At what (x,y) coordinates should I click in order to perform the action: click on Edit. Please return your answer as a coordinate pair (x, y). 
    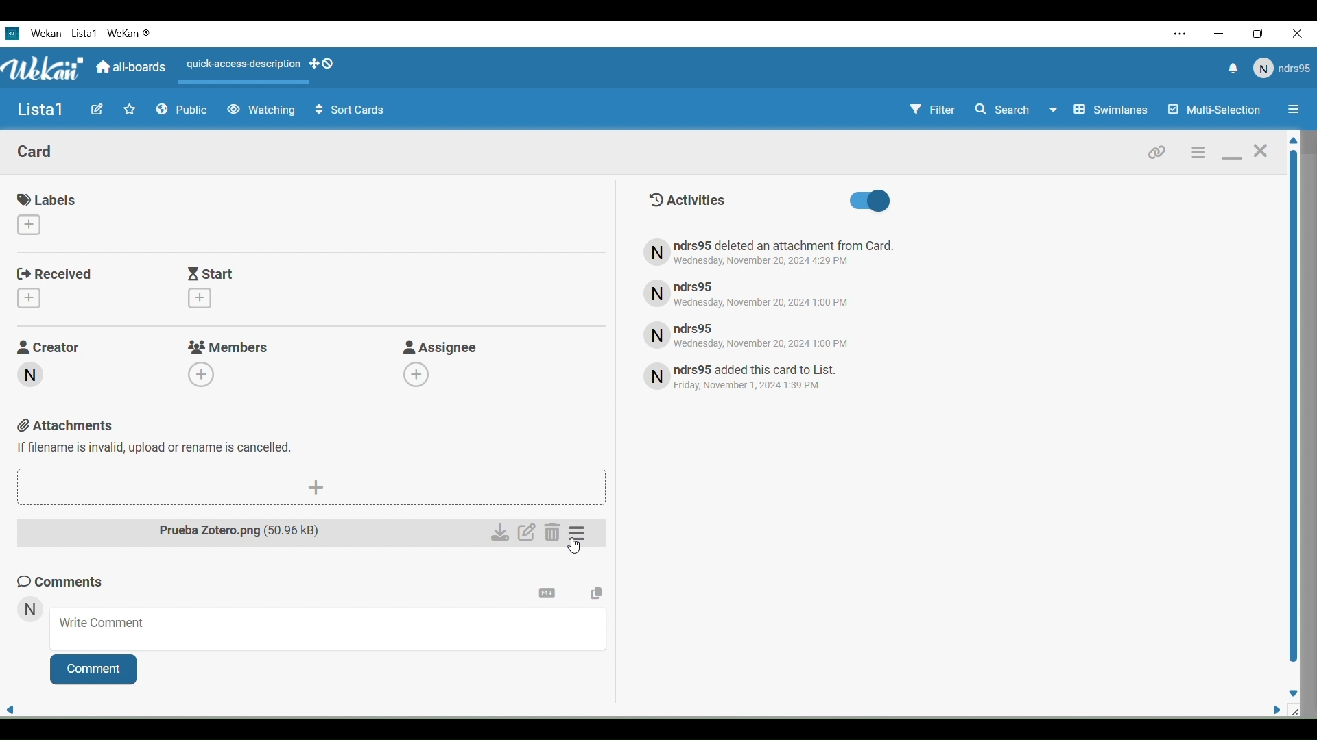
    Looking at the image, I should click on (97, 110).